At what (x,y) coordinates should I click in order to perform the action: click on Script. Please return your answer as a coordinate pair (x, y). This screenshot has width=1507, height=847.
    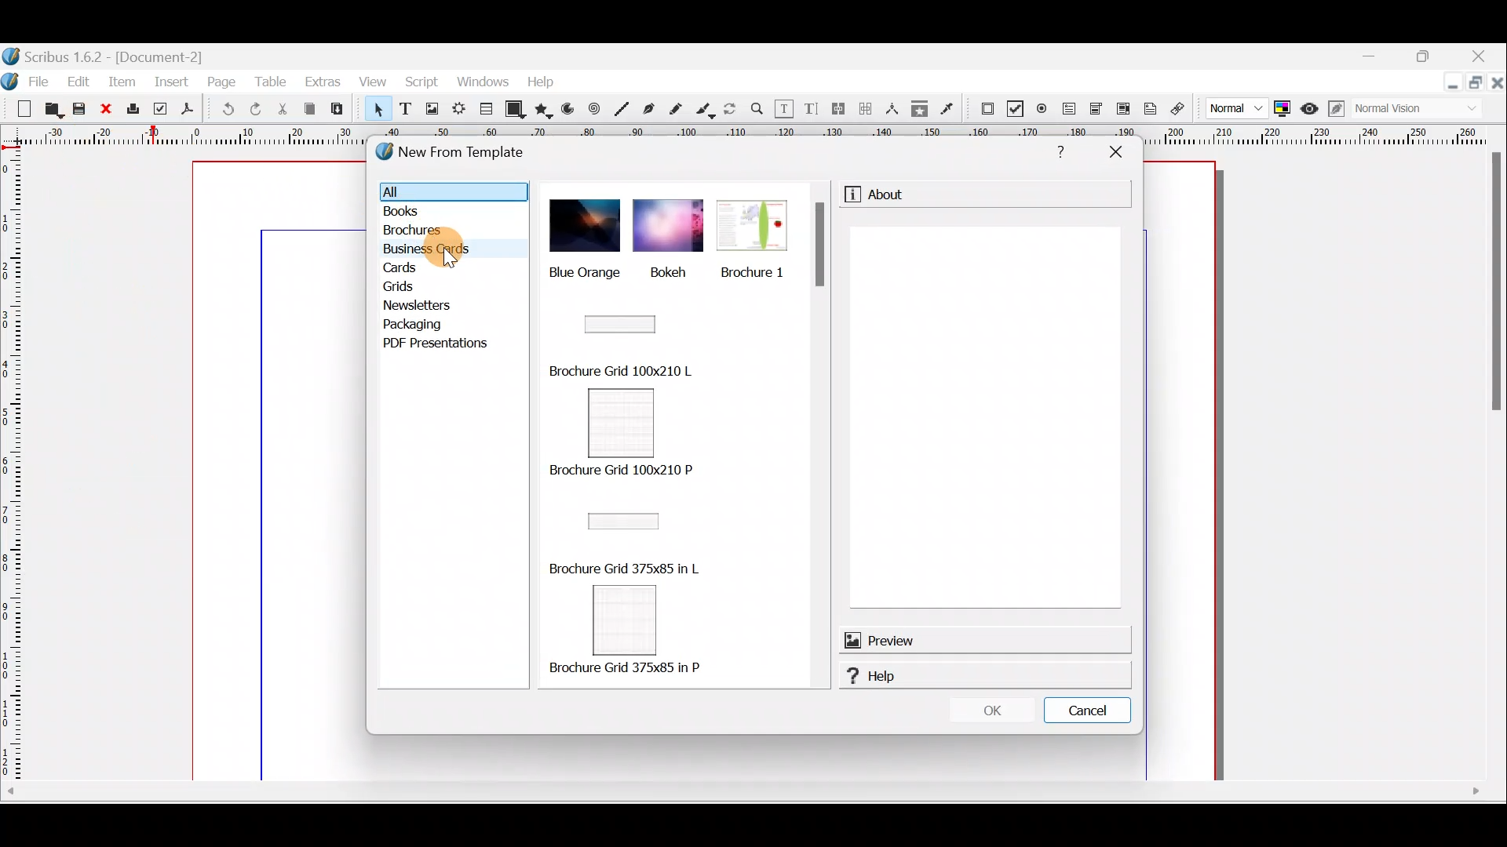
    Looking at the image, I should click on (423, 84).